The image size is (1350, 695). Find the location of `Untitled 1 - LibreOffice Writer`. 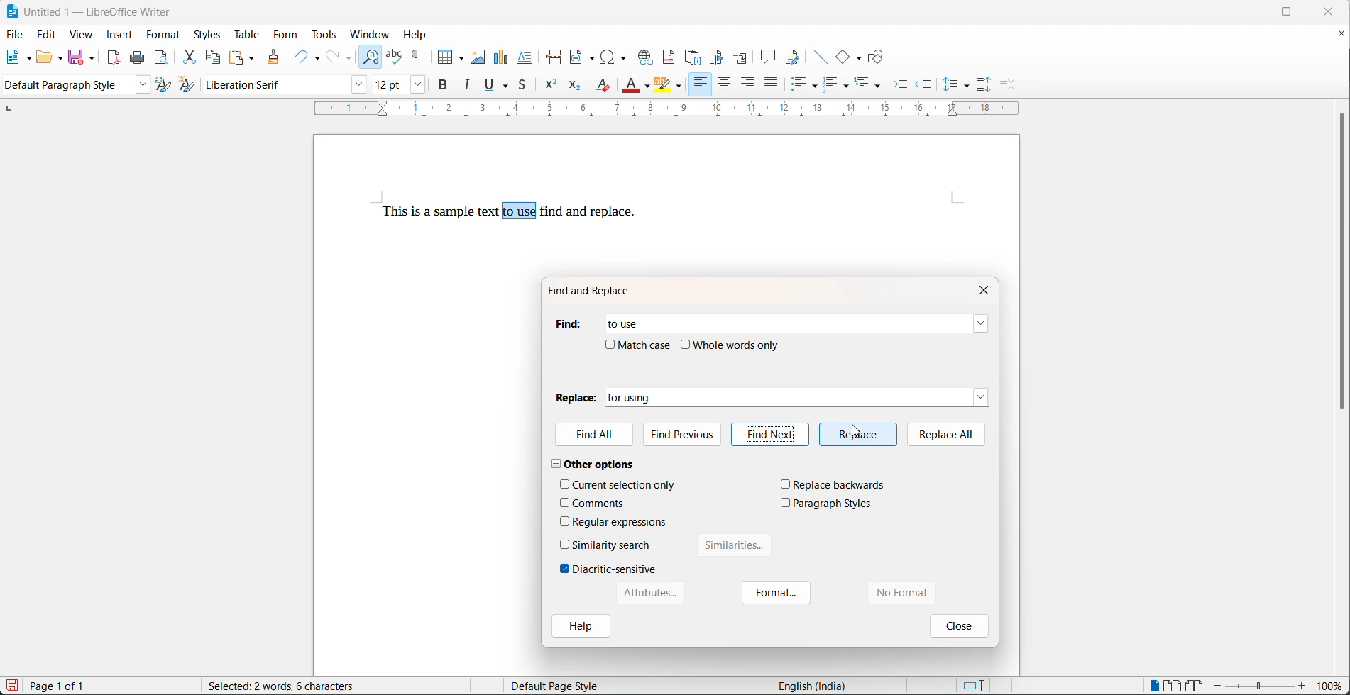

Untitled 1 - LibreOffice Writer is located at coordinates (90, 11).